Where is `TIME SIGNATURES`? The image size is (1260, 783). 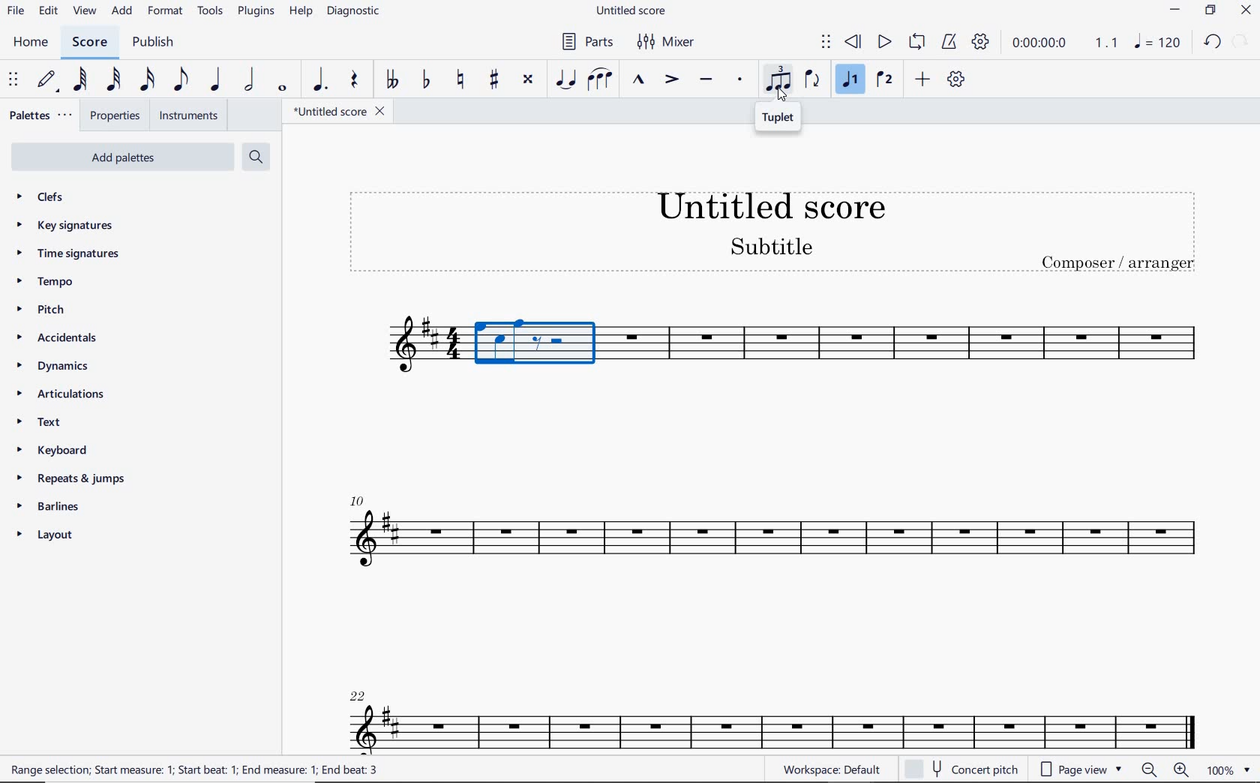
TIME SIGNATURES is located at coordinates (77, 254).